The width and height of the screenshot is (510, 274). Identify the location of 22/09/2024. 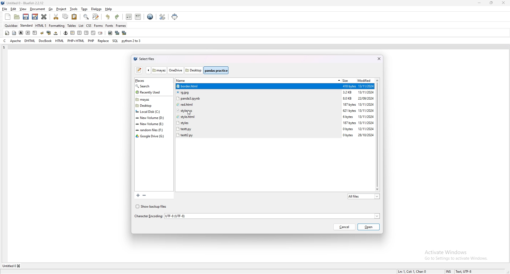
(366, 99).